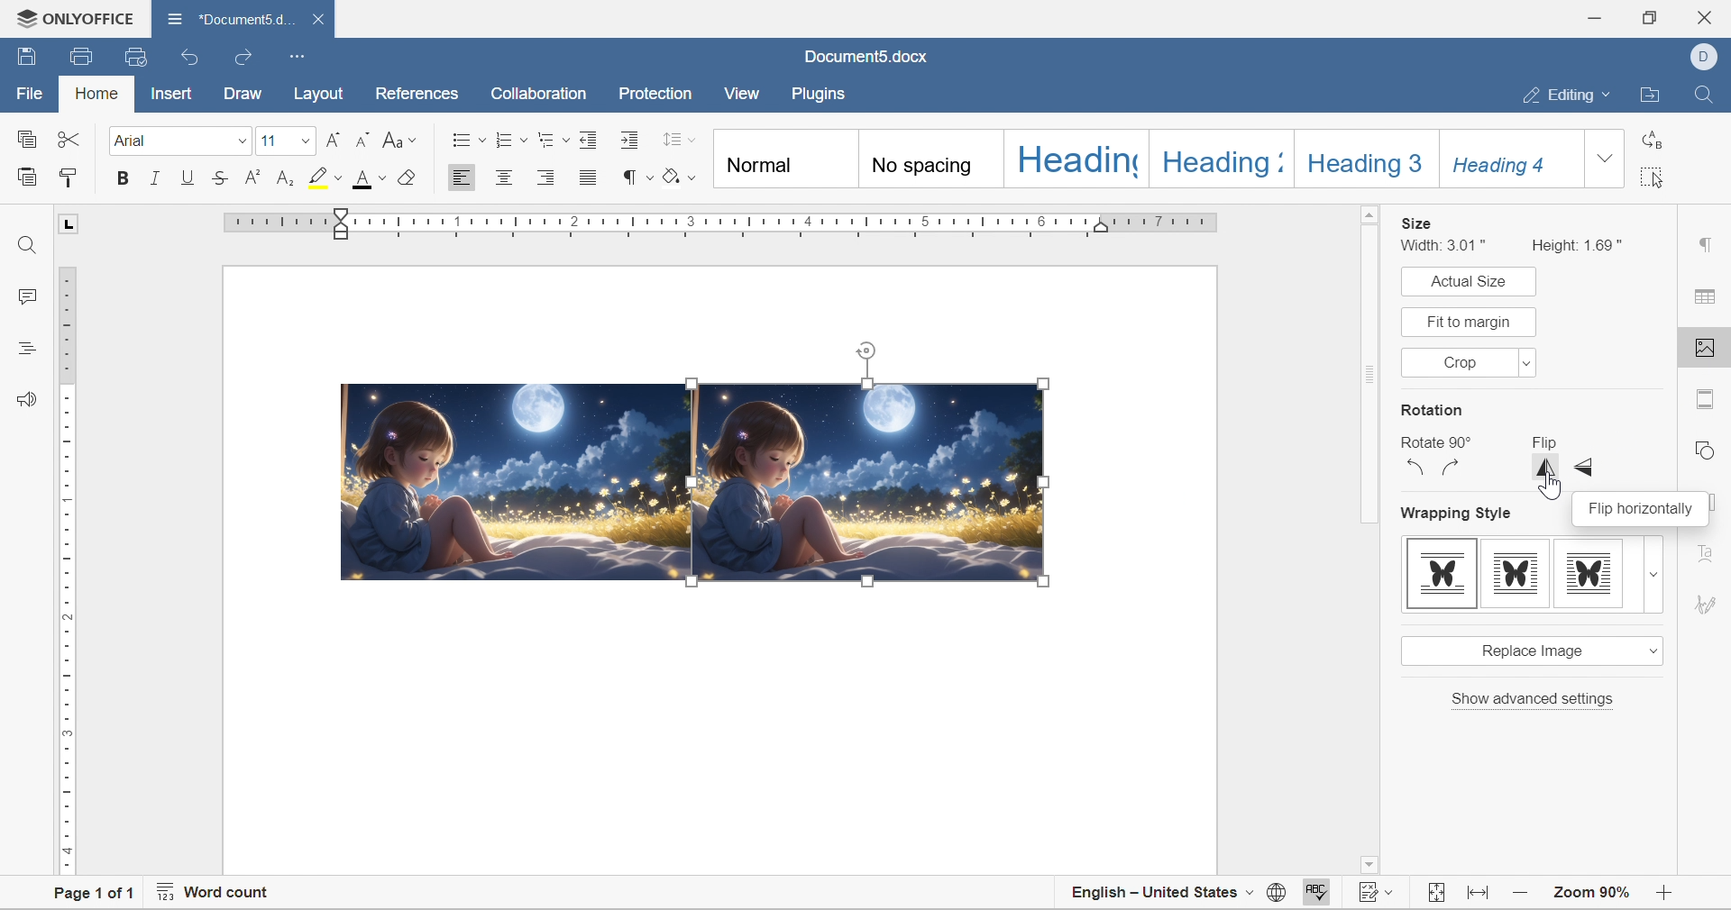 The height and width of the screenshot is (910, 1731). Describe the element at coordinates (590, 177) in the screenshot. I see `justified` at that location.